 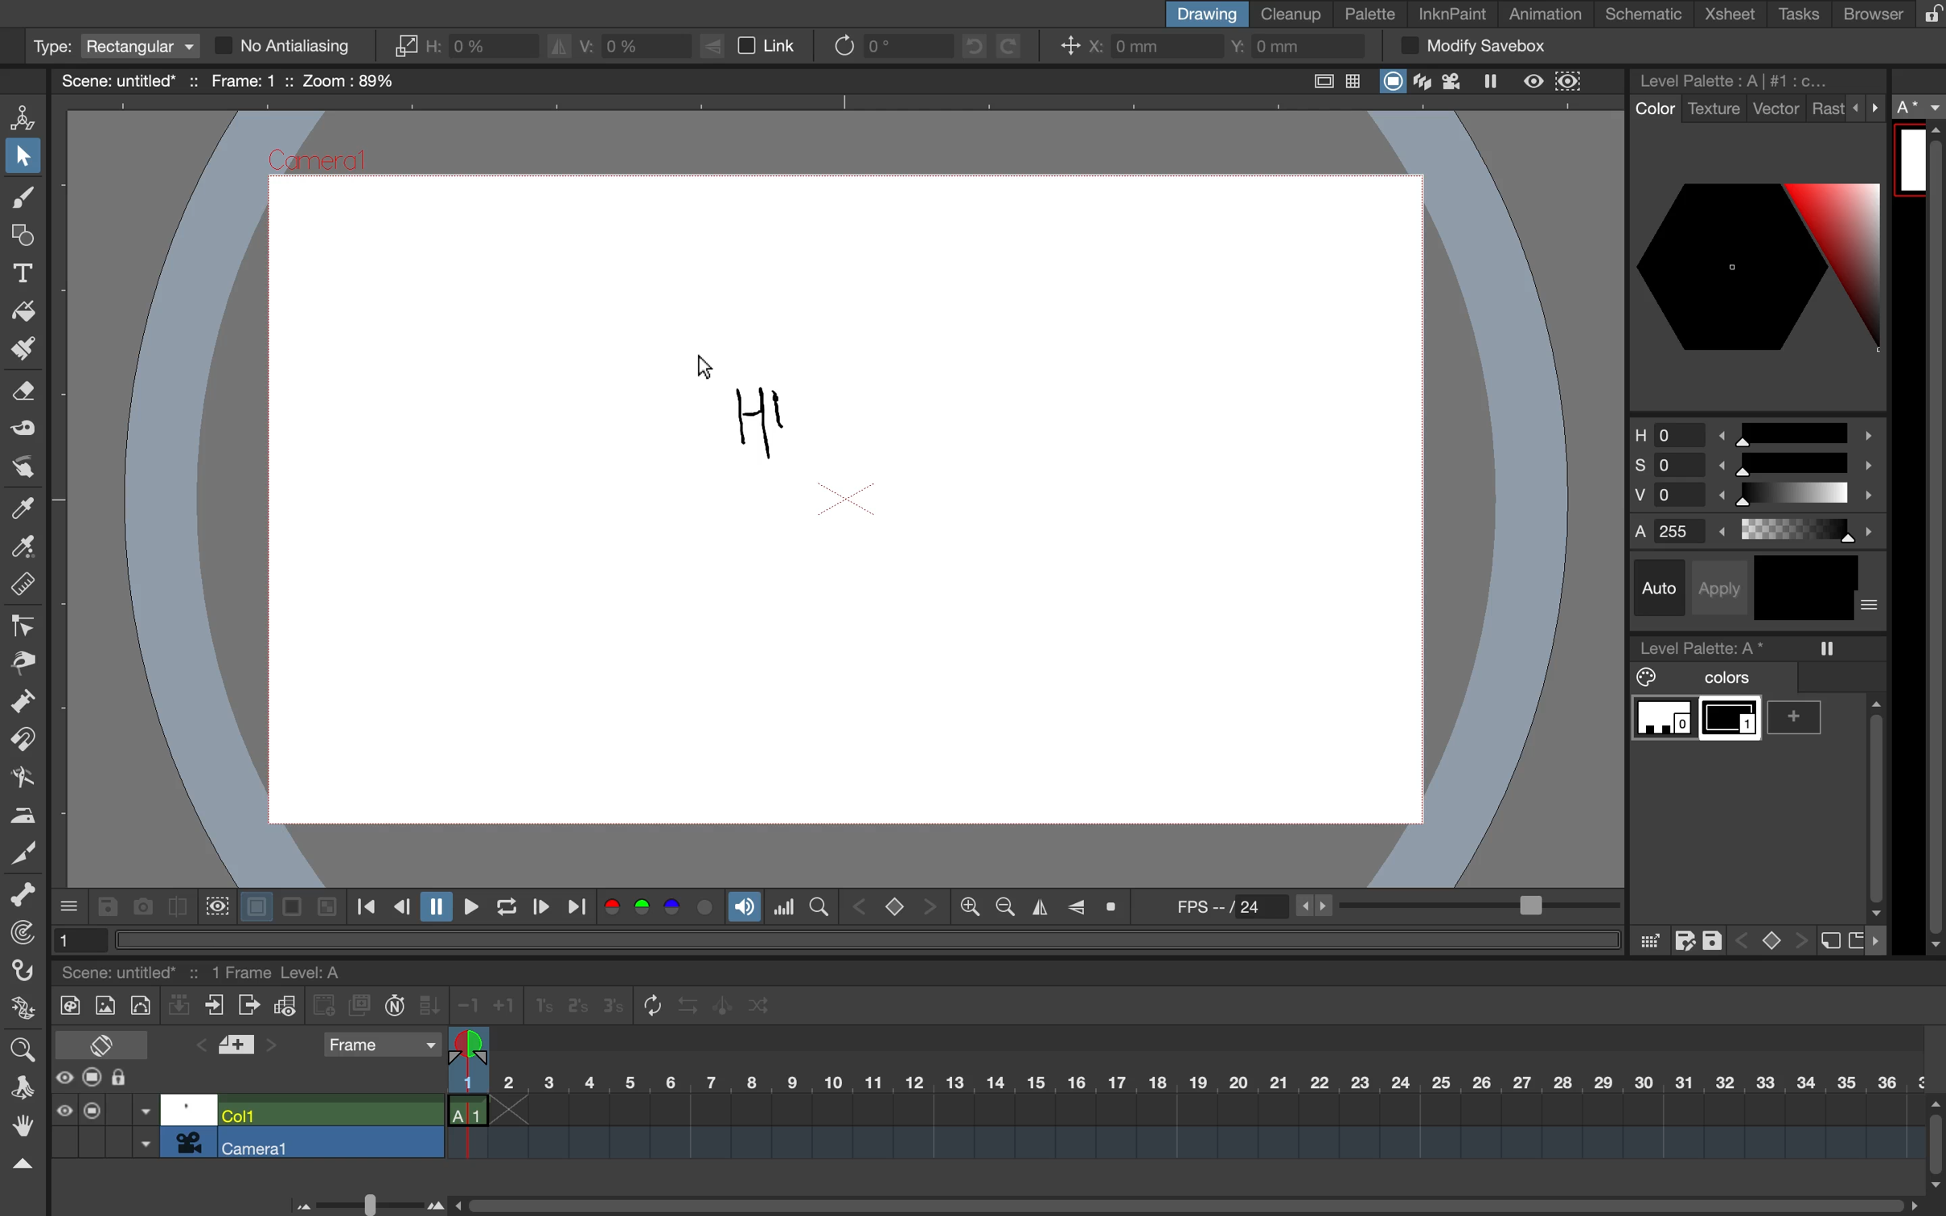 I want to click on type tool, so click(x=23, y=269).